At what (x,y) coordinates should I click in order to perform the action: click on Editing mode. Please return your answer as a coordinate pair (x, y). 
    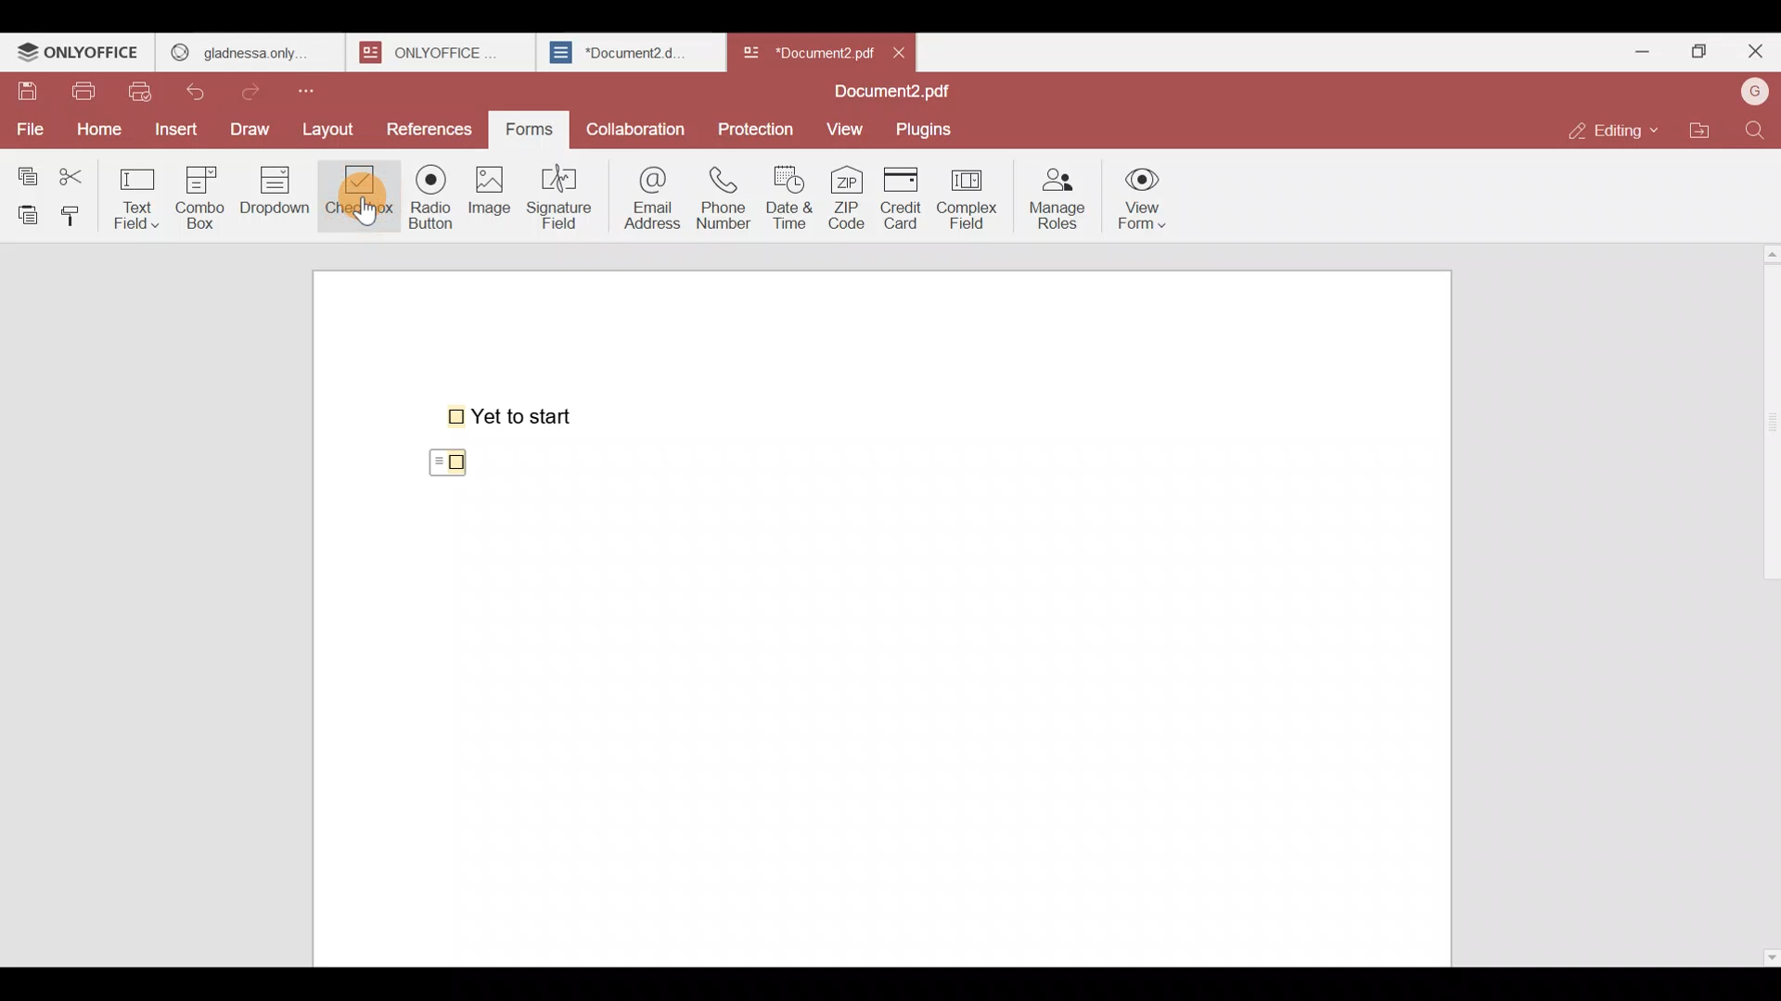
    Looking at the image, I should click on (1610, 131).